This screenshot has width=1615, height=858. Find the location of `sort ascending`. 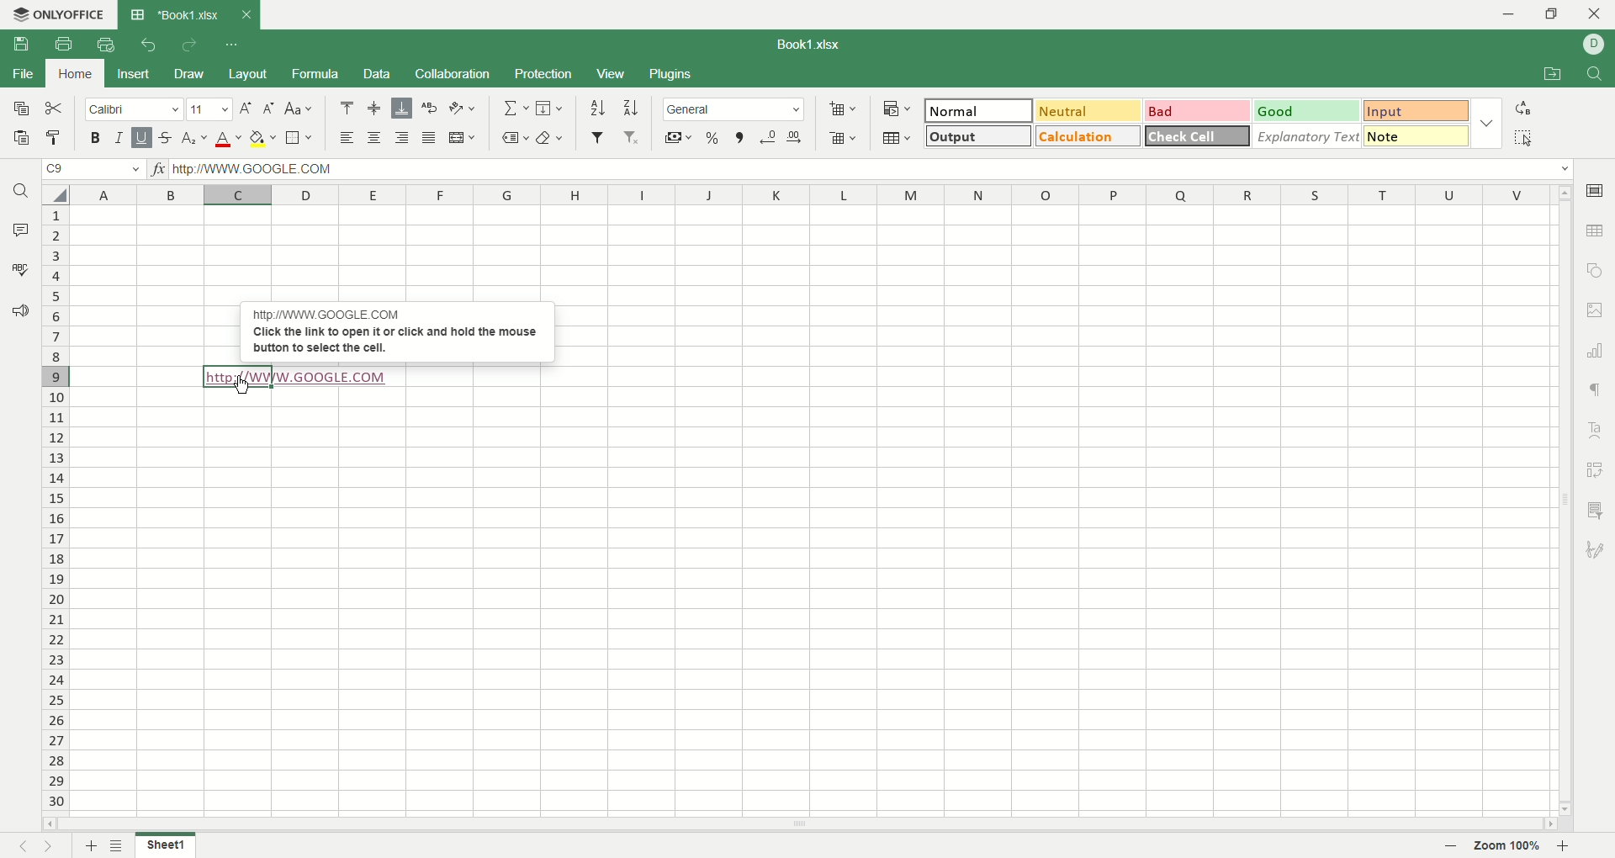

sort ascending is located at coordinates (597, 107).